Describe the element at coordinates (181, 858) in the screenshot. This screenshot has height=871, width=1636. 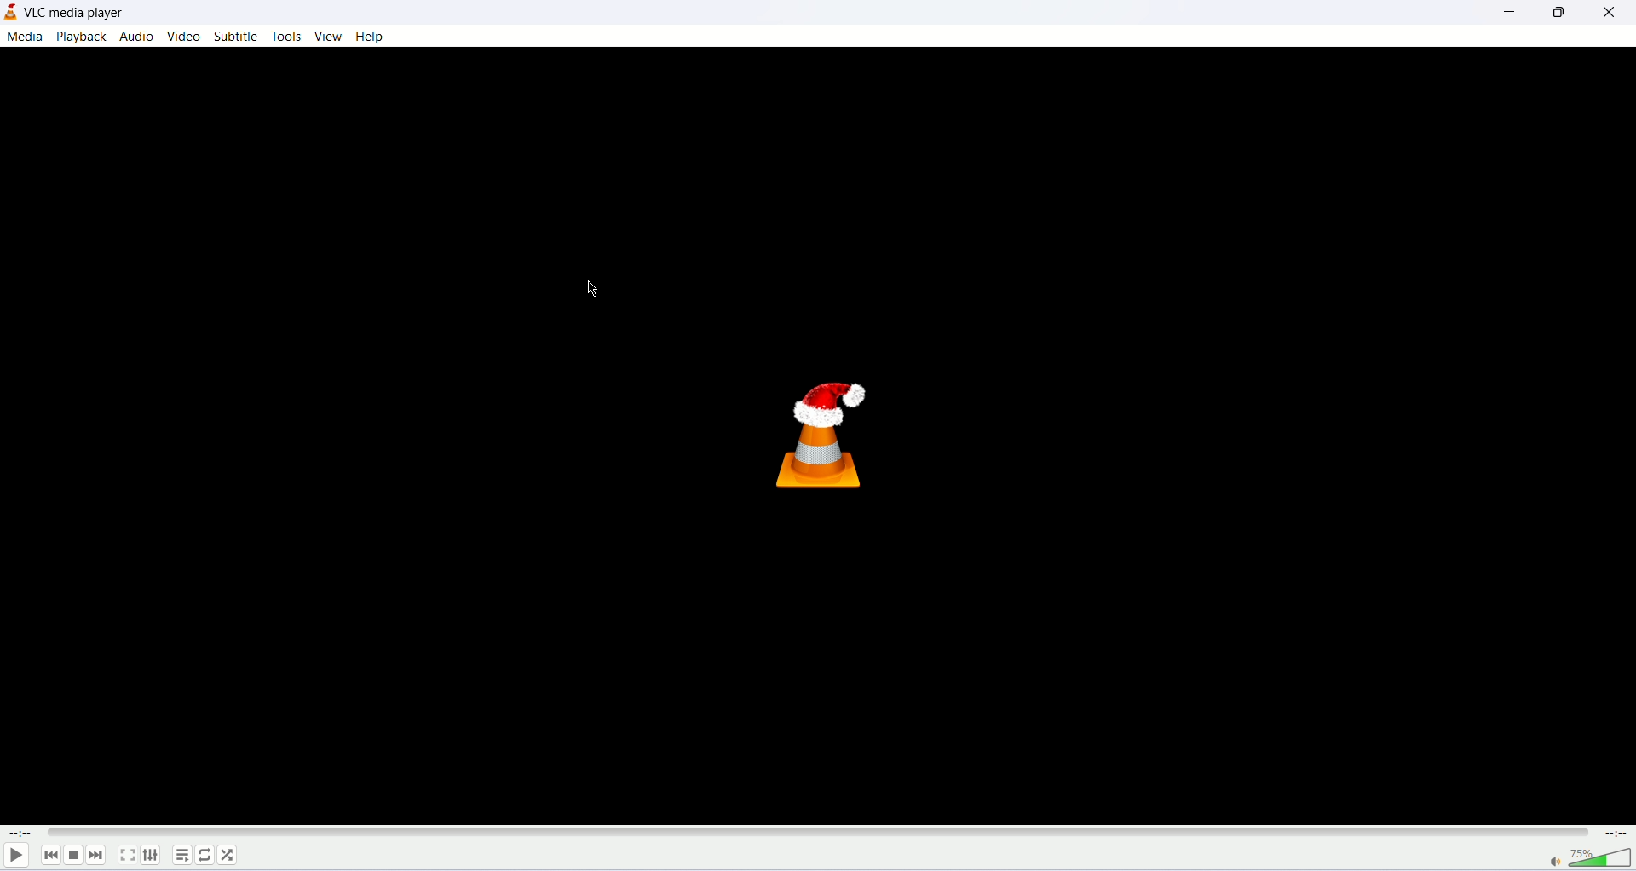
I see `playlist` at that location.